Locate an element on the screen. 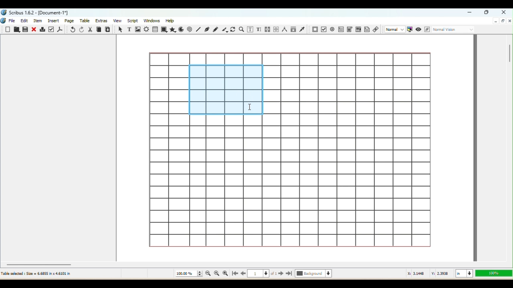  Shape tool is located at coordinates (164, 30).